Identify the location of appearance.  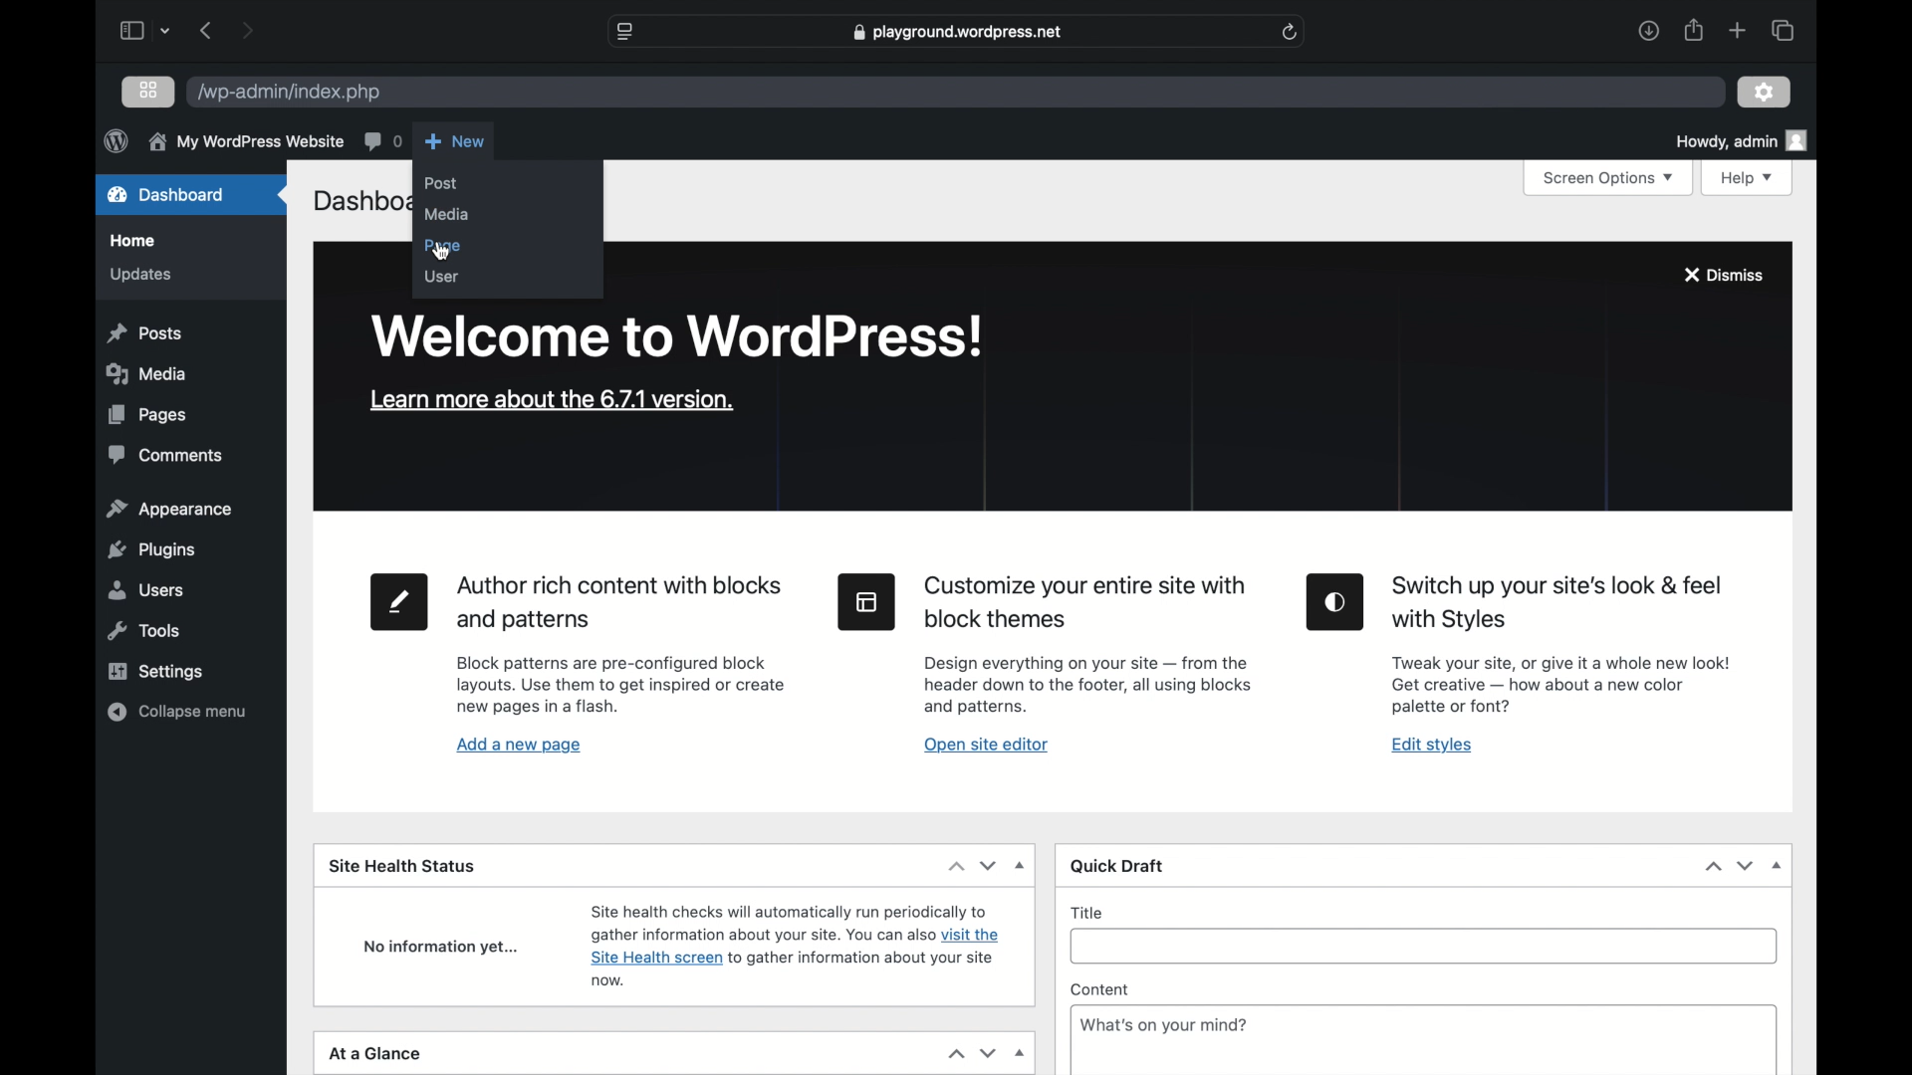
(169, 510).